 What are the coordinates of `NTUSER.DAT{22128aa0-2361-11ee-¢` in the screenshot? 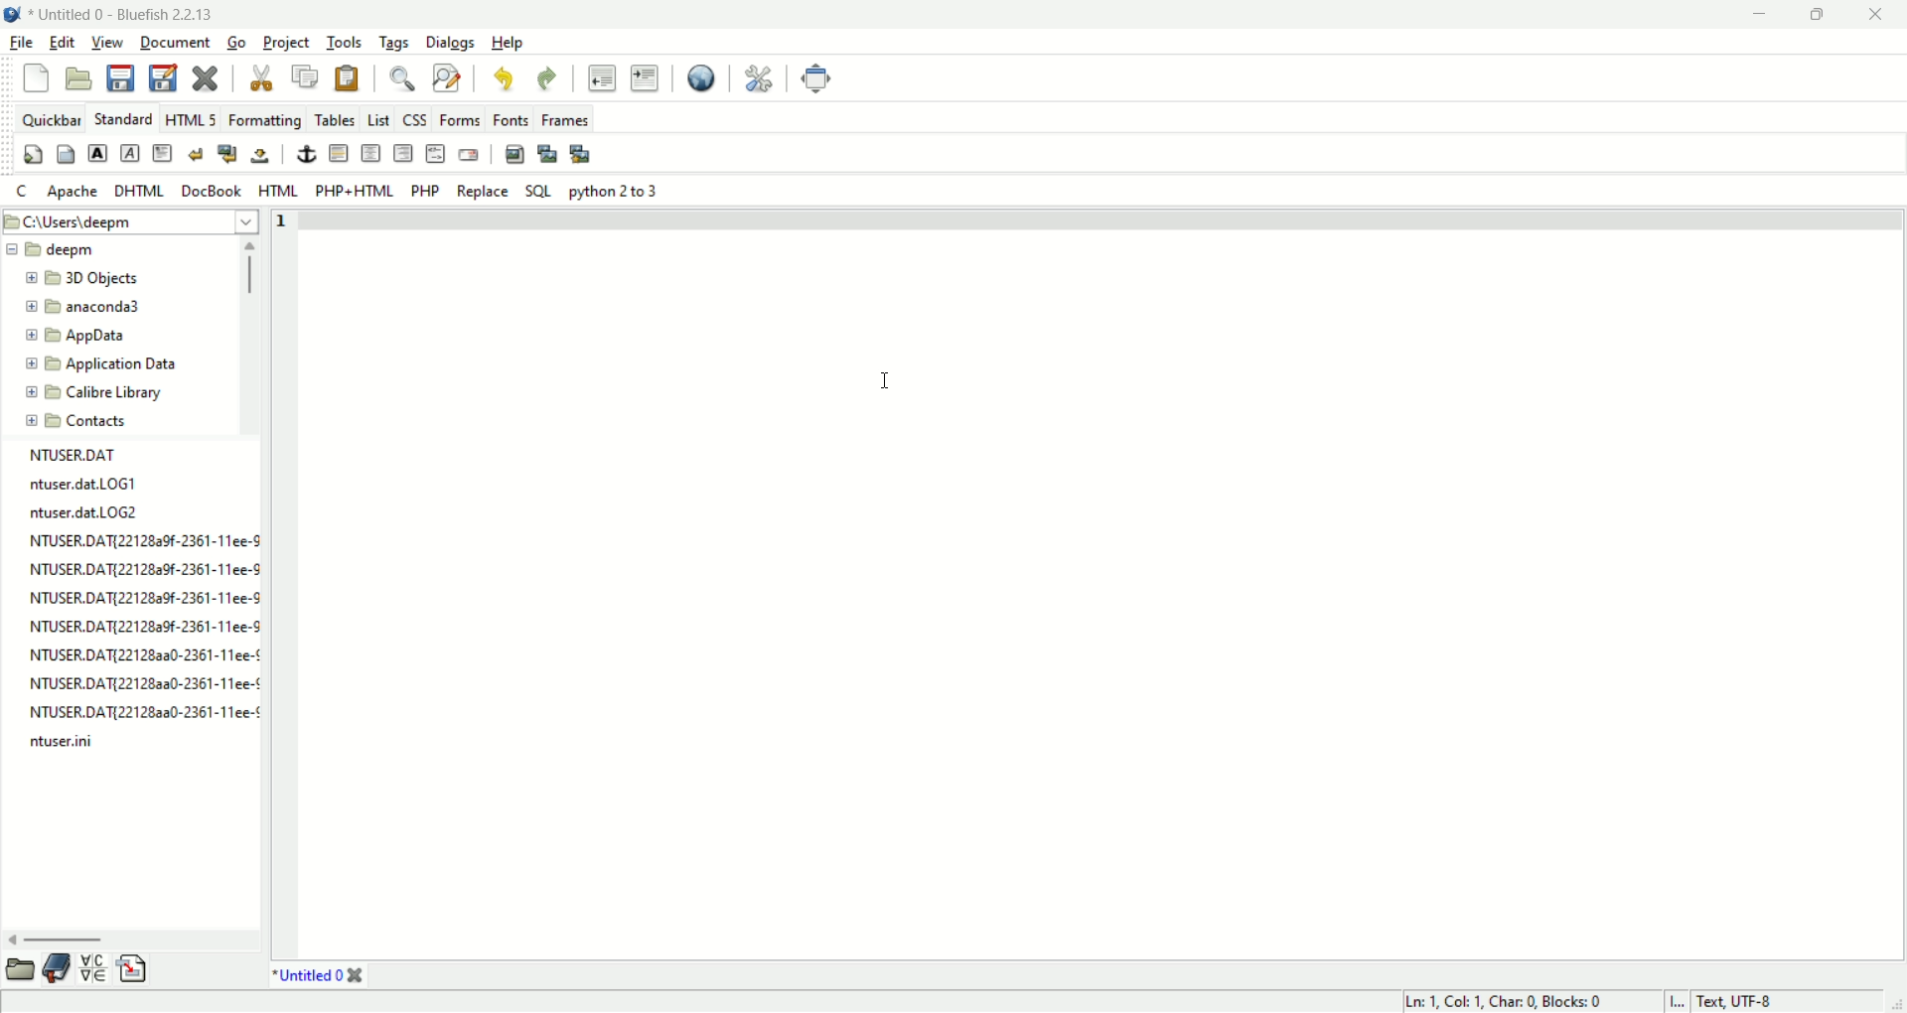 It's located at (146, 708).